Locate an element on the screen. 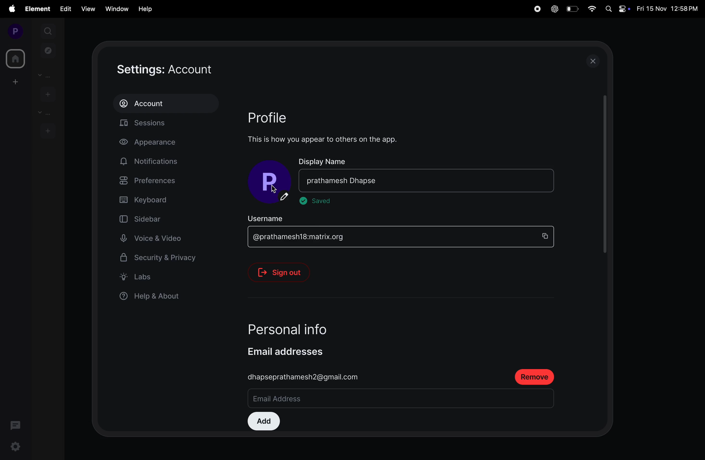  explore is located at coordinates (48, 50).